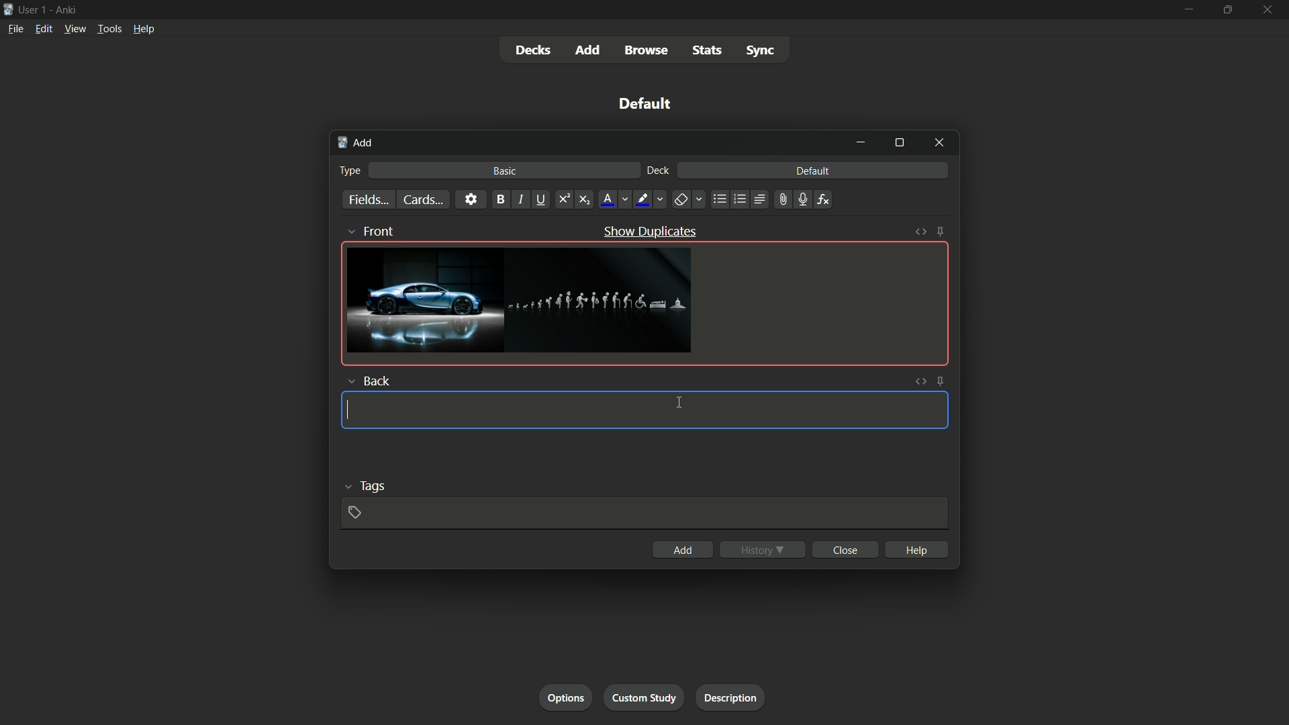 The image size is (1289, 725). What do you see at coordinates (75, 28) in the screenshot?
I see `view menu` at bounding box center [75, 28].